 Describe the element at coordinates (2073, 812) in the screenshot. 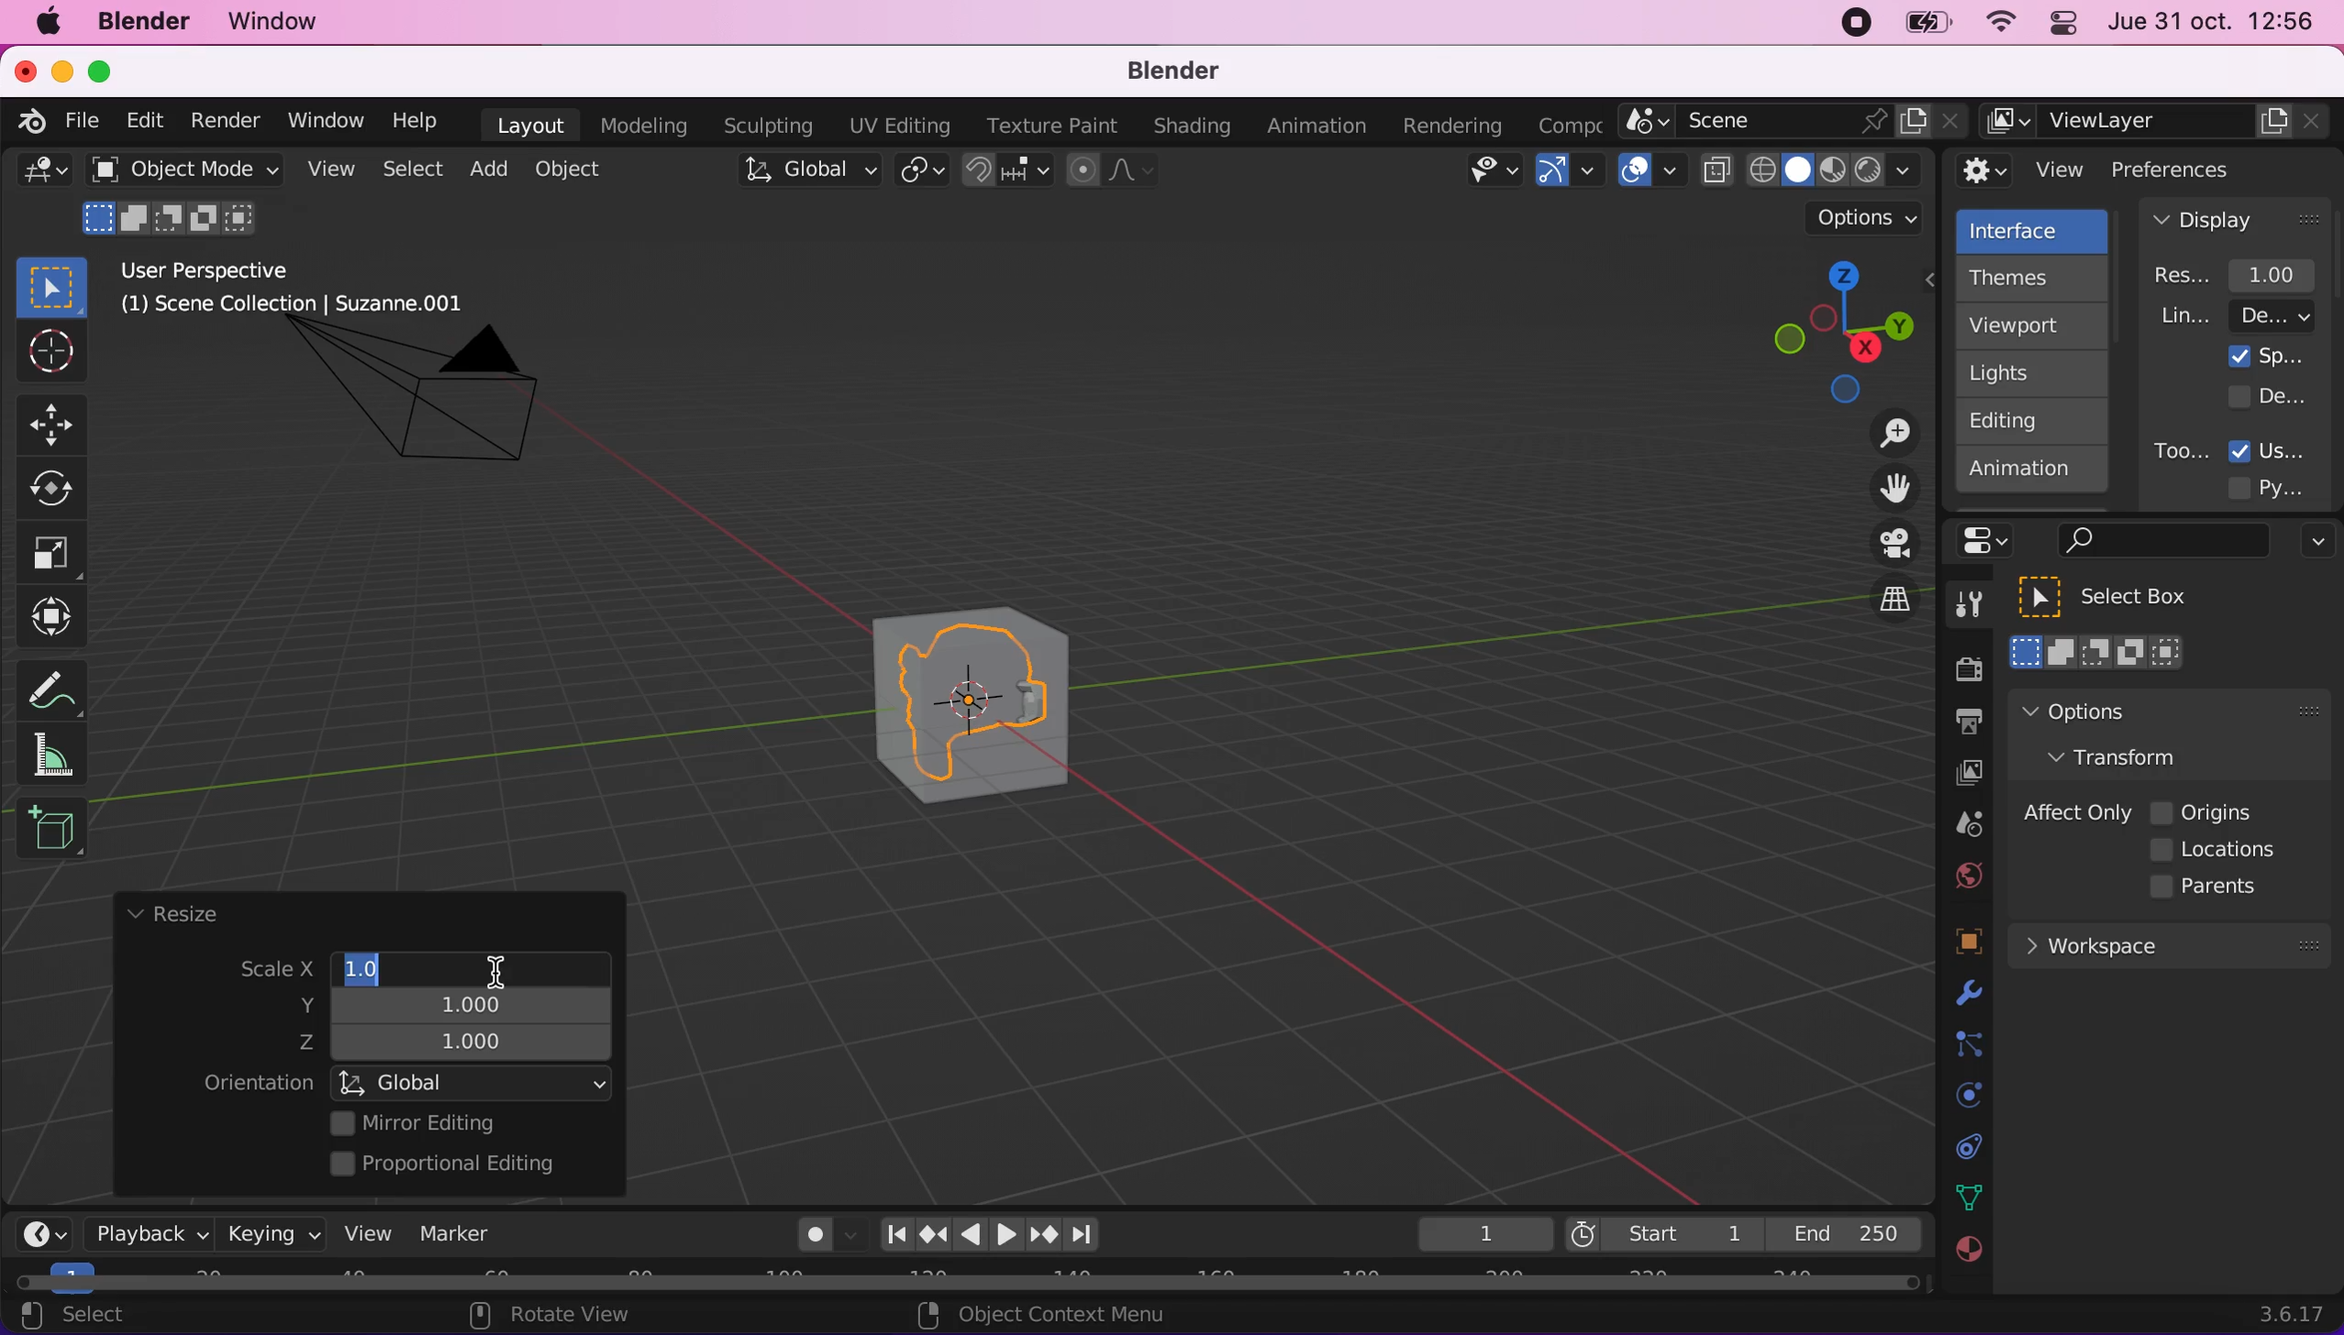

I see `affect only` at that location.